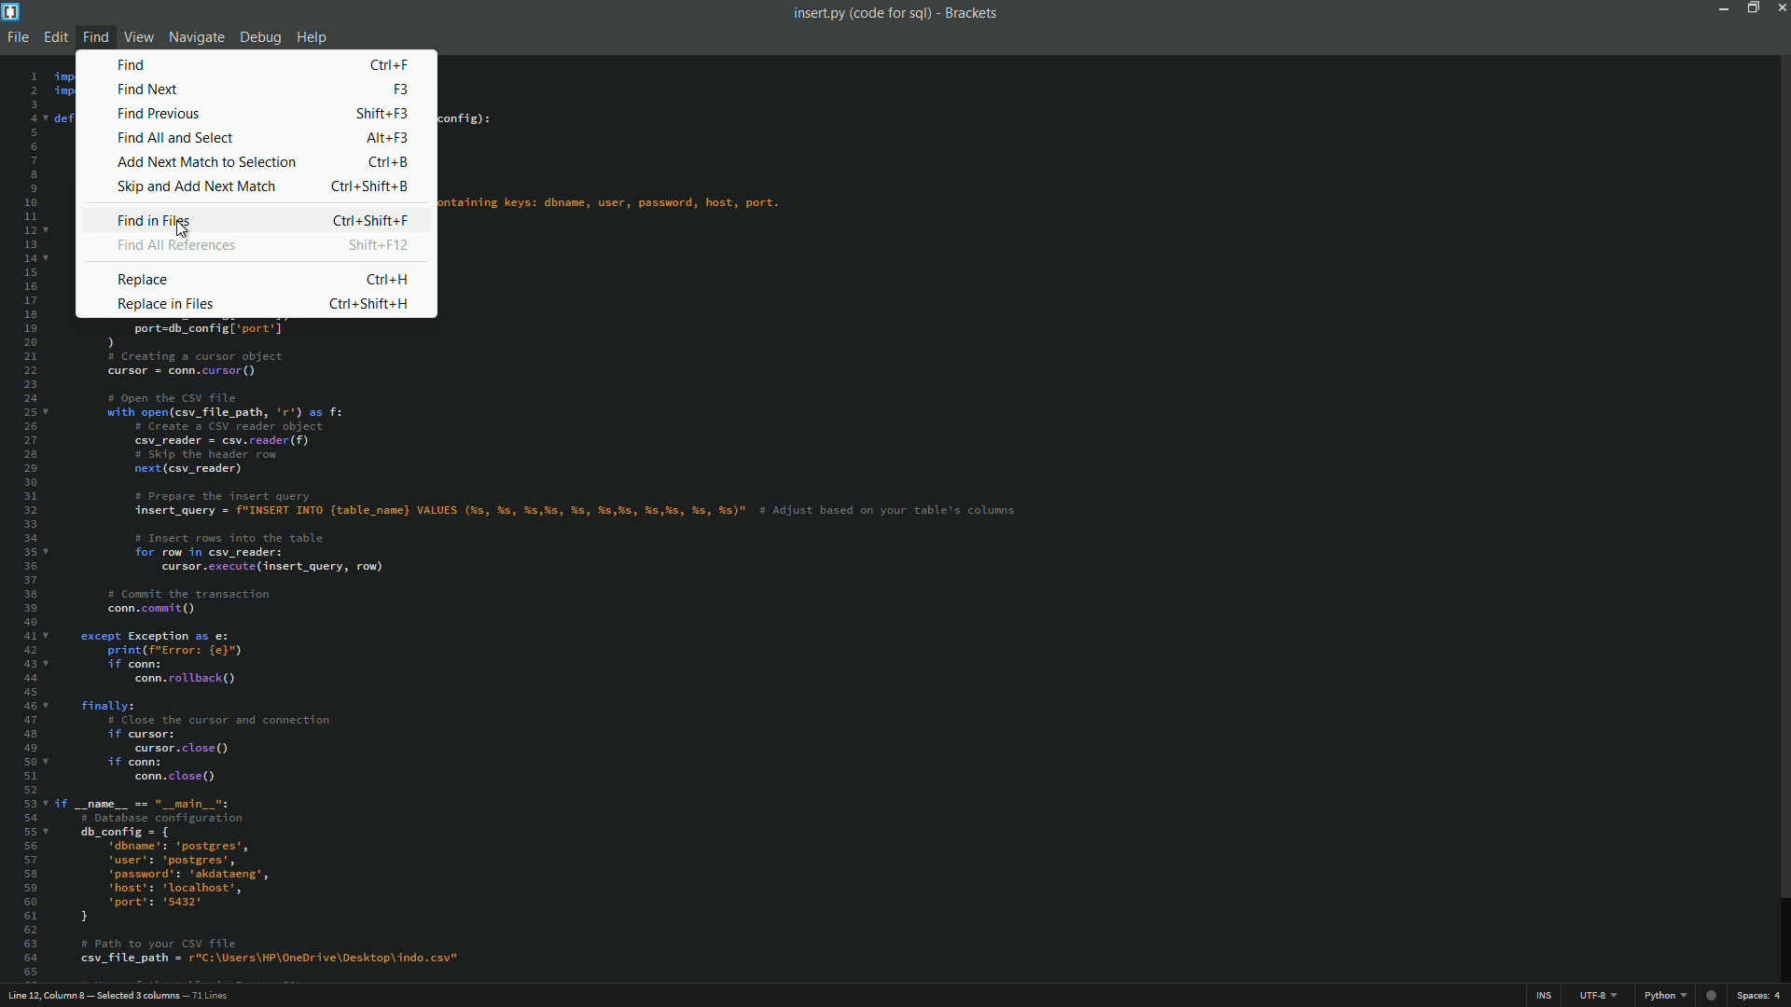 The height and width of the screenshot is (1007, 1791). What do you see at coordinates (175, 137) in the screenshot?
I see `find all and select` at bounding box center [175, 137].